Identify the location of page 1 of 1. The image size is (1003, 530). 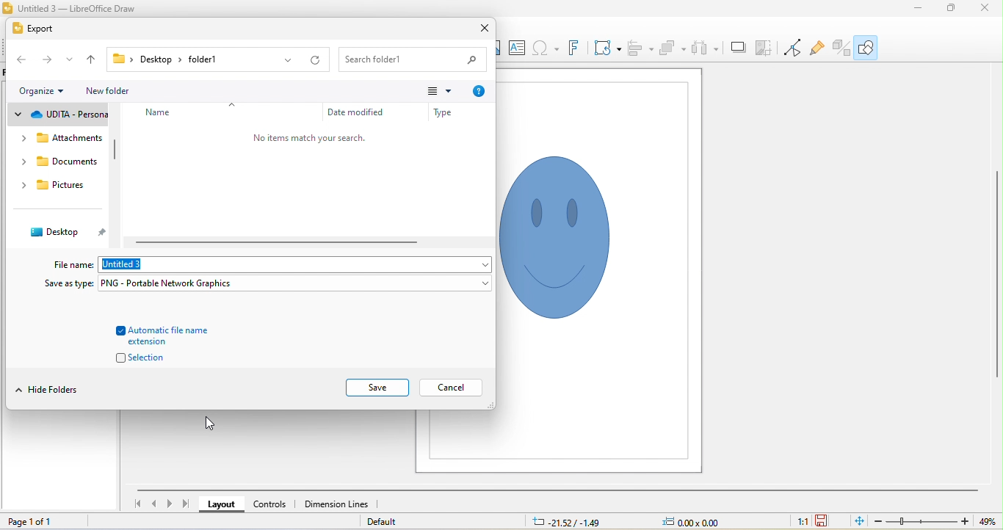
(31, 522).